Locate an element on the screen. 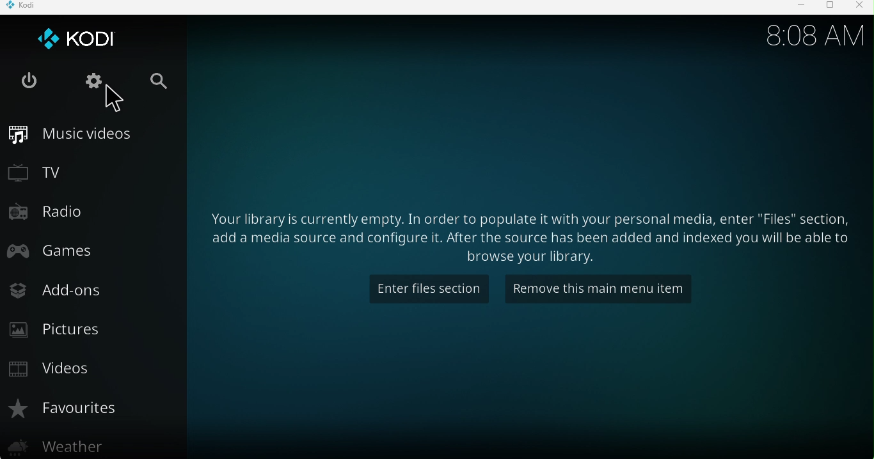 The width and height of the screenshot is (874, 459). Minimize is located at coordinates (795, 7).